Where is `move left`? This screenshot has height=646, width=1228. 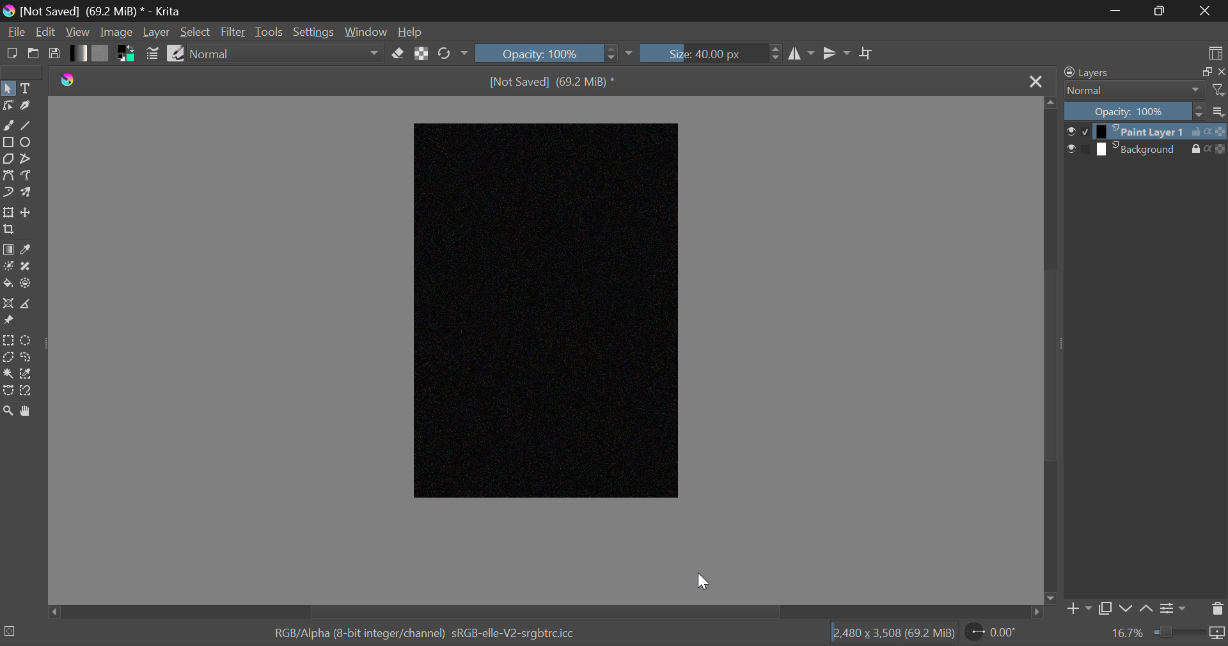
move left is located at coordinates (51, 613).